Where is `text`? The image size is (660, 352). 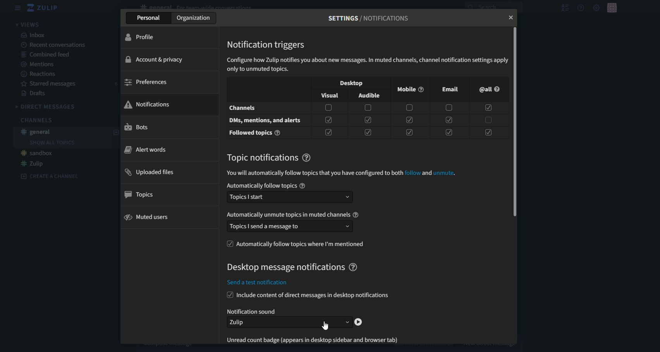
text is located at coordinates (313, 173).